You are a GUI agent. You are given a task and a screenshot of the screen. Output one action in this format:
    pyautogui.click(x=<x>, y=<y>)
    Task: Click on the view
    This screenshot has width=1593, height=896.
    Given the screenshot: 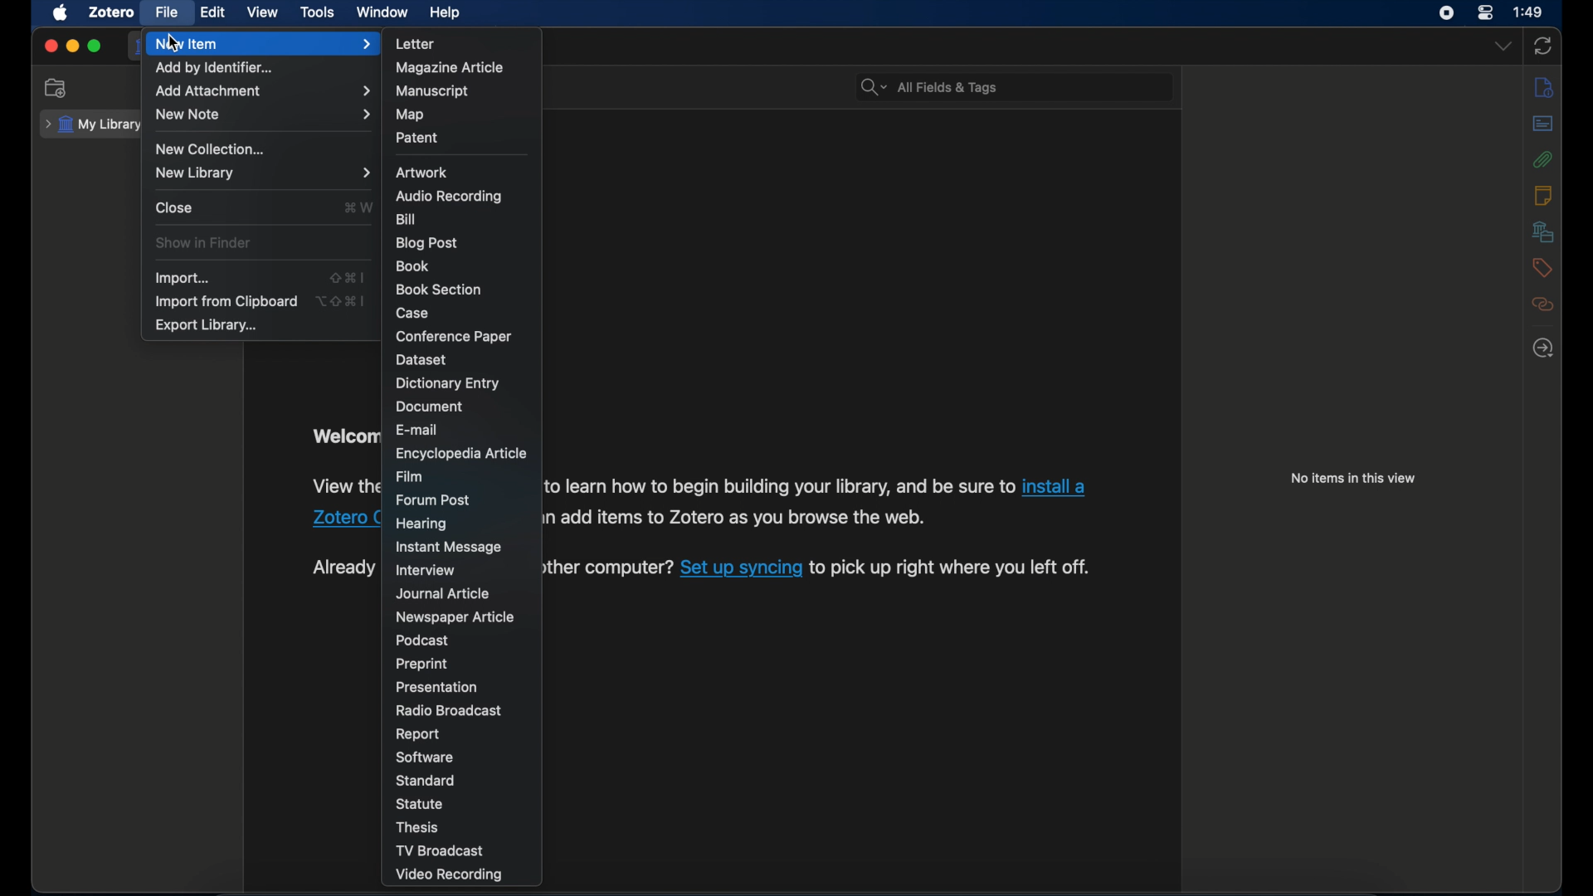 What is the action you would take?
    pyautogui.click(x=264, y=12)
    